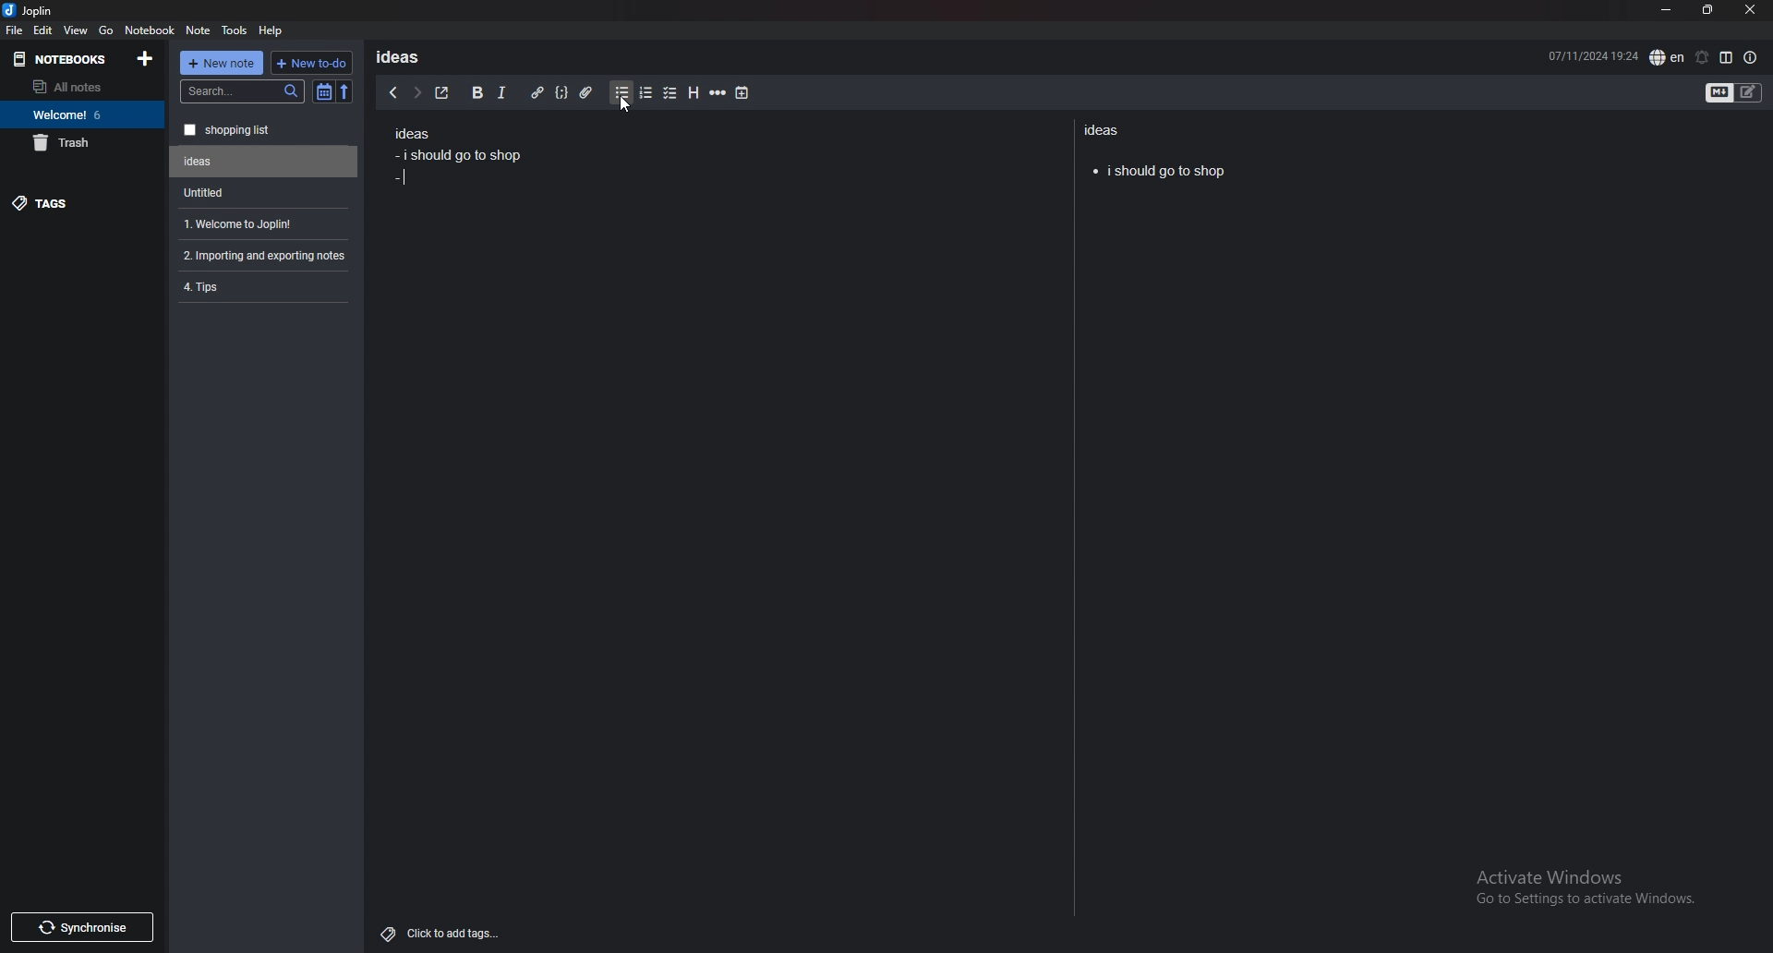 The width and height of the screenshot is (1773, 953). What do you see at coordinates (262, 285) in the screenshot?
I see `Tips` at bounding box center [262, 285].